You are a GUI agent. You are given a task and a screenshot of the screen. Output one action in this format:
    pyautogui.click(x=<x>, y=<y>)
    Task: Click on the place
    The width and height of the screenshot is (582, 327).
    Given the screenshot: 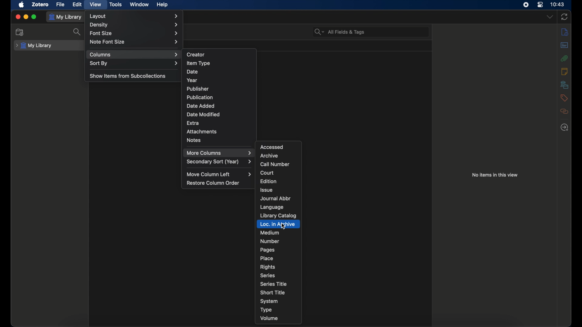 What is the action you would take?
    pyautogui.click(x=267, y=258)
    